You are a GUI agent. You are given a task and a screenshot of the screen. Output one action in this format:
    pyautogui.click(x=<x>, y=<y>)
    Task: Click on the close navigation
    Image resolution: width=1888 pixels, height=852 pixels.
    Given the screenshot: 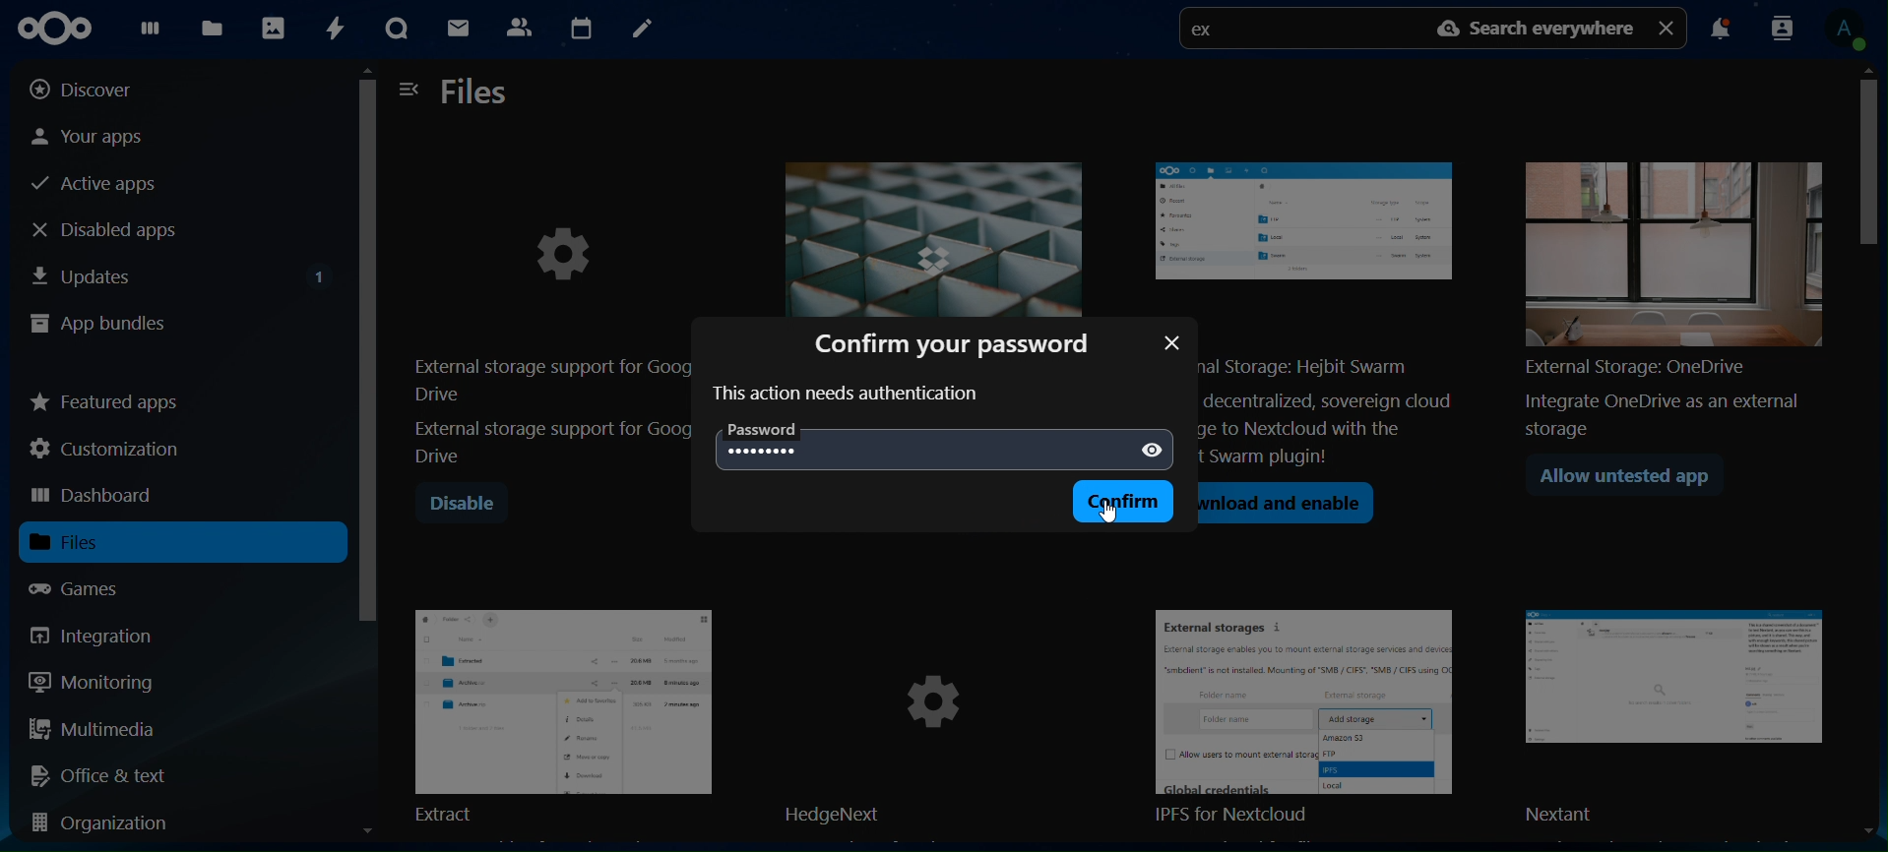 What is the action you would take?
    pyautogui.click(x=409, y=88)
    